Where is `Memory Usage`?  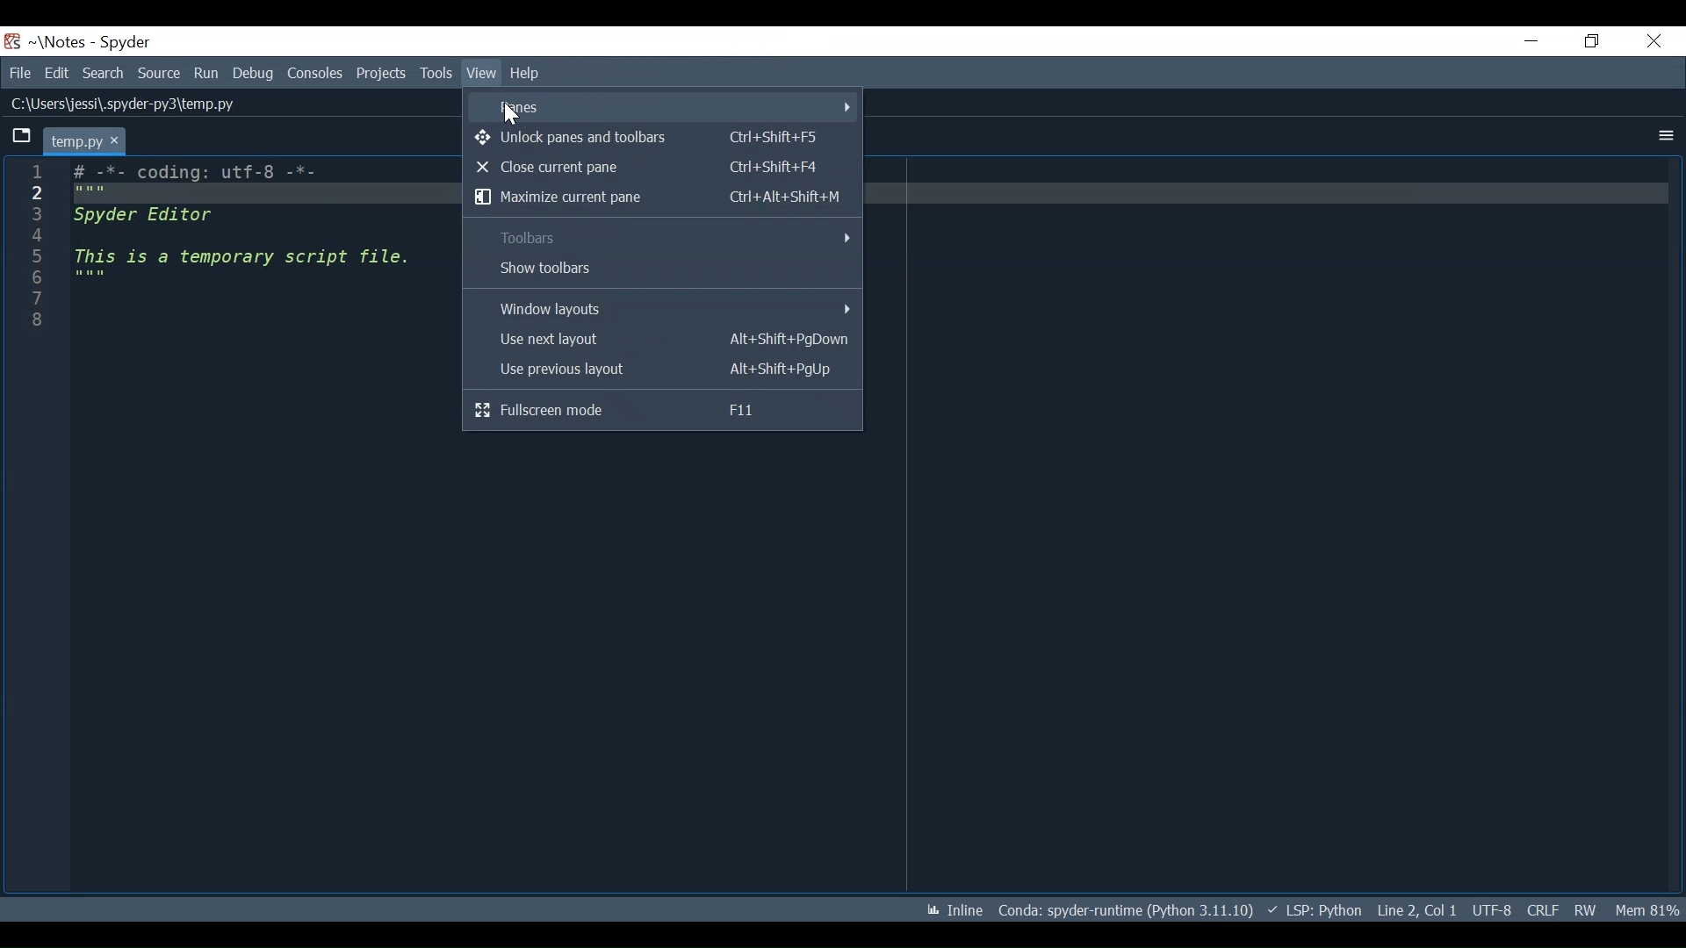 Memory Usage is located at coordinates (1649, 910).